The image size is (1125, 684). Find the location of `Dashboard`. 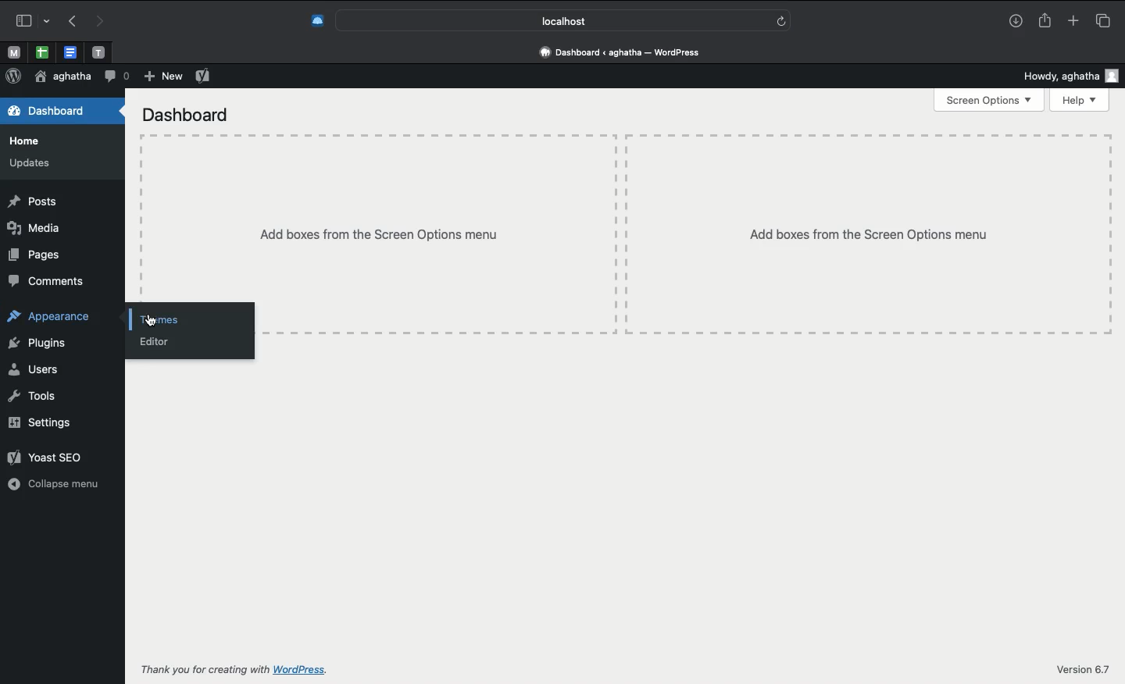

Dashboard is located at coordinates (185, 118).